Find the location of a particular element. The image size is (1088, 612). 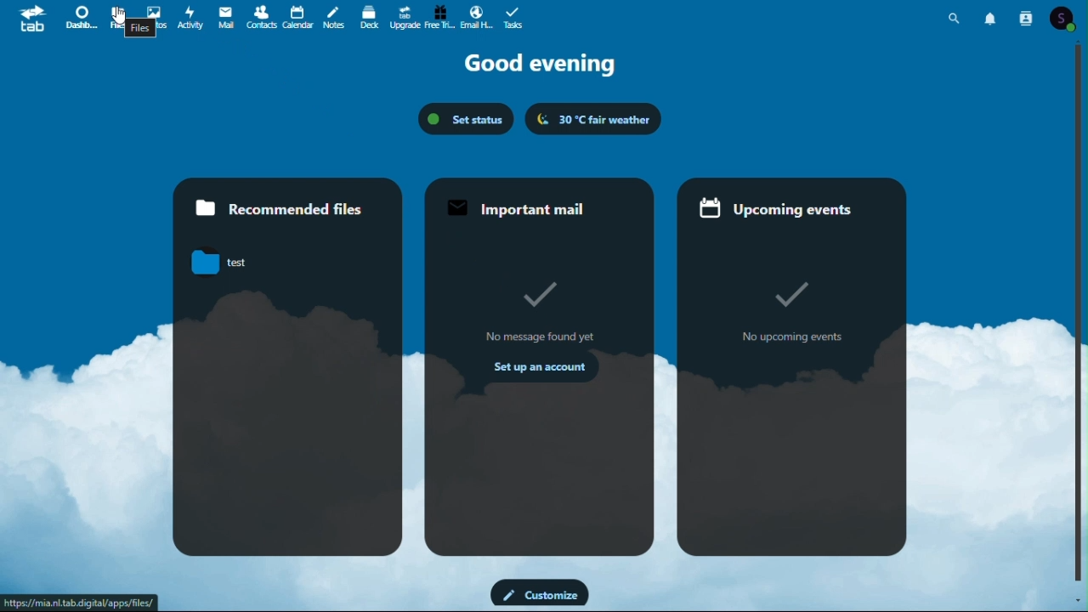

cursor is located at coordinates (122, 19).